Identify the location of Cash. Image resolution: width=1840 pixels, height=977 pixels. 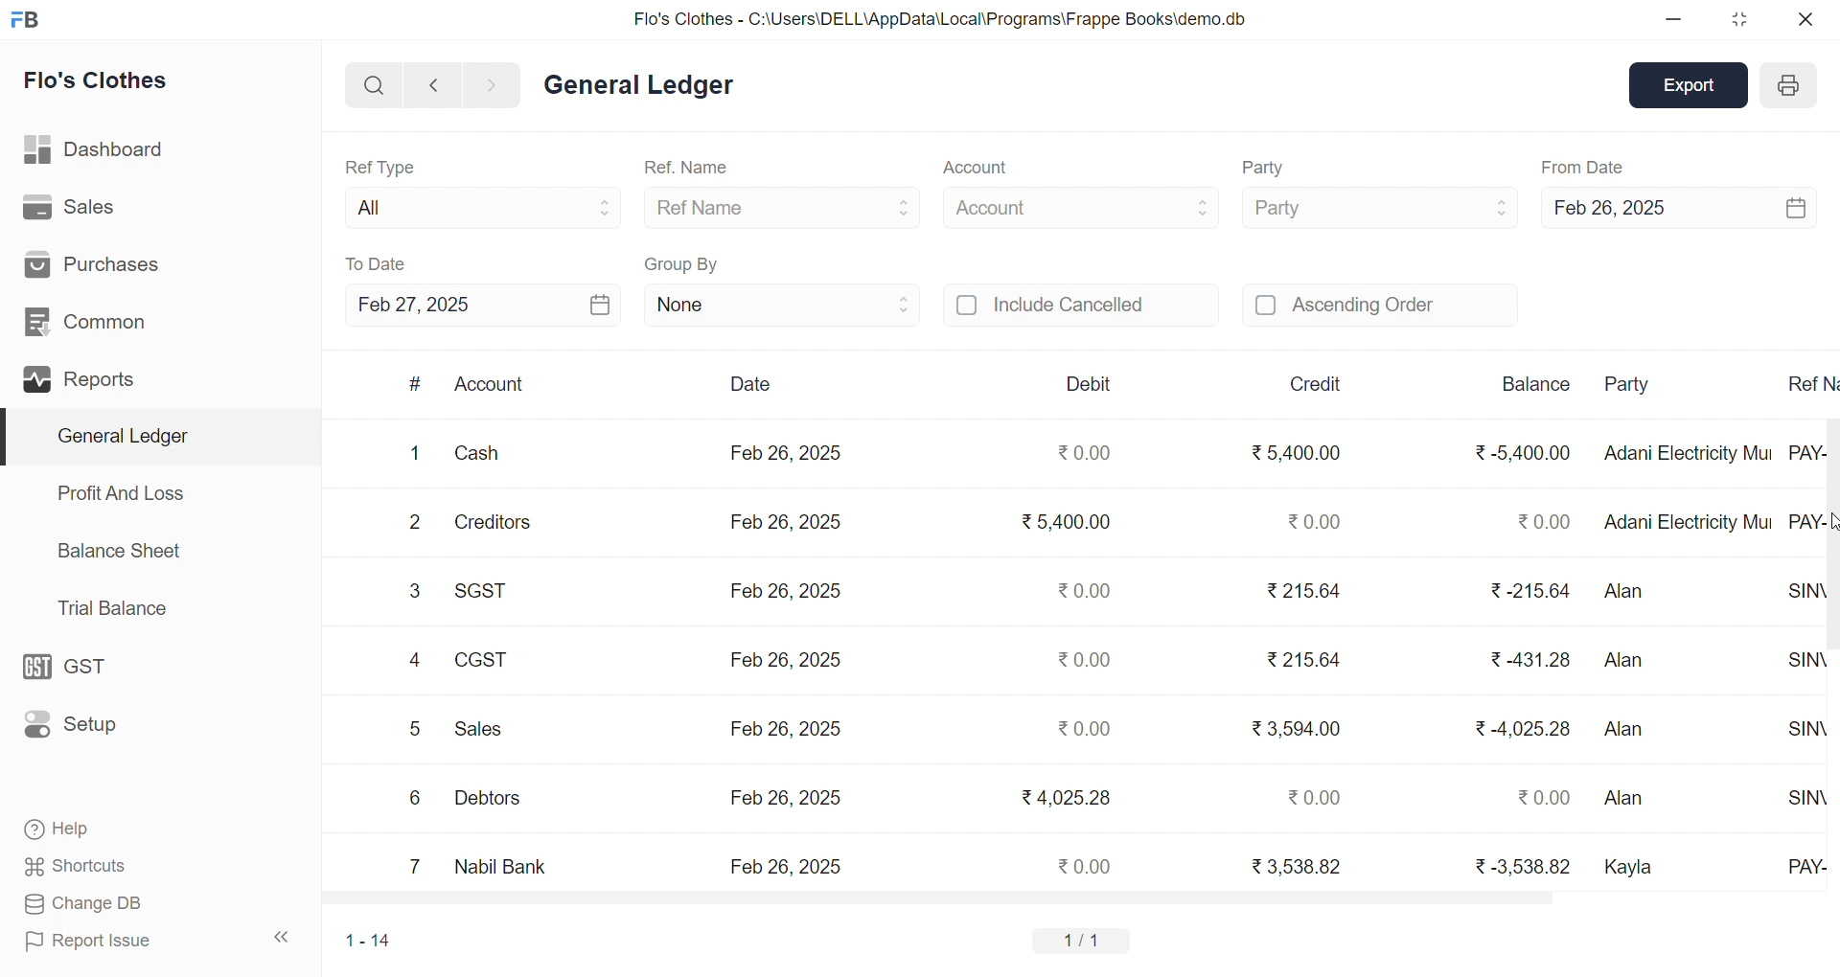
(490, 450).